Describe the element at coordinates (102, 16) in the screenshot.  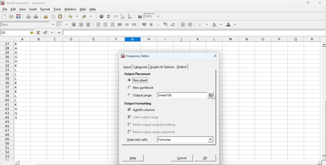
I see `insert hyperlink` at that location.